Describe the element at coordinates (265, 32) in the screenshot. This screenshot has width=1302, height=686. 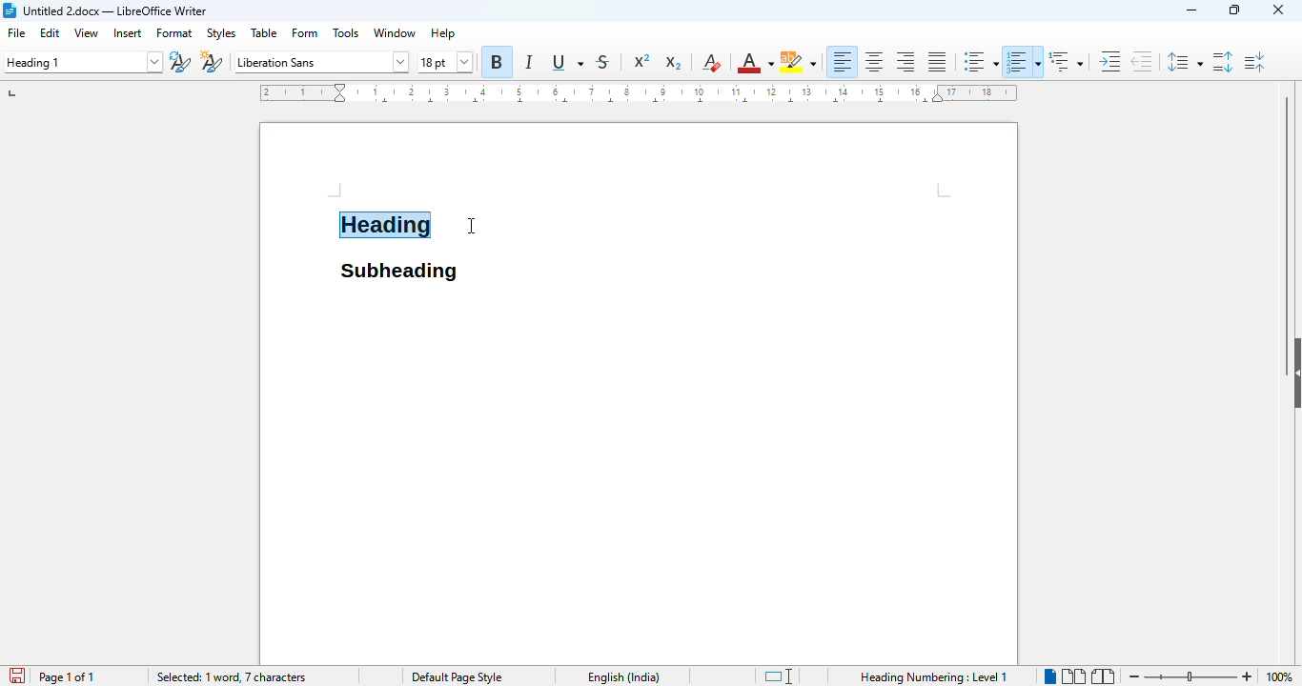
I see `table` at that location.